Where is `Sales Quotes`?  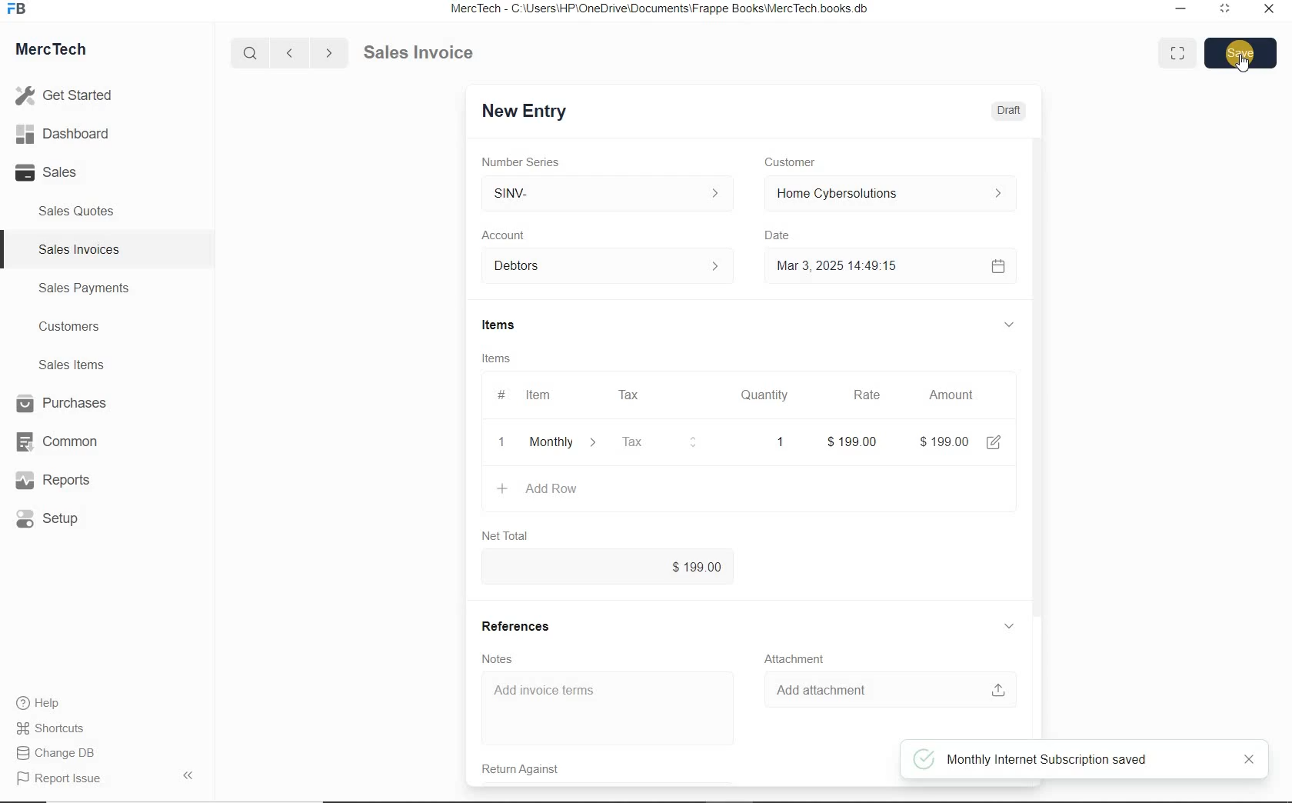
Sales Quotes is located at coordinates (80, 211).